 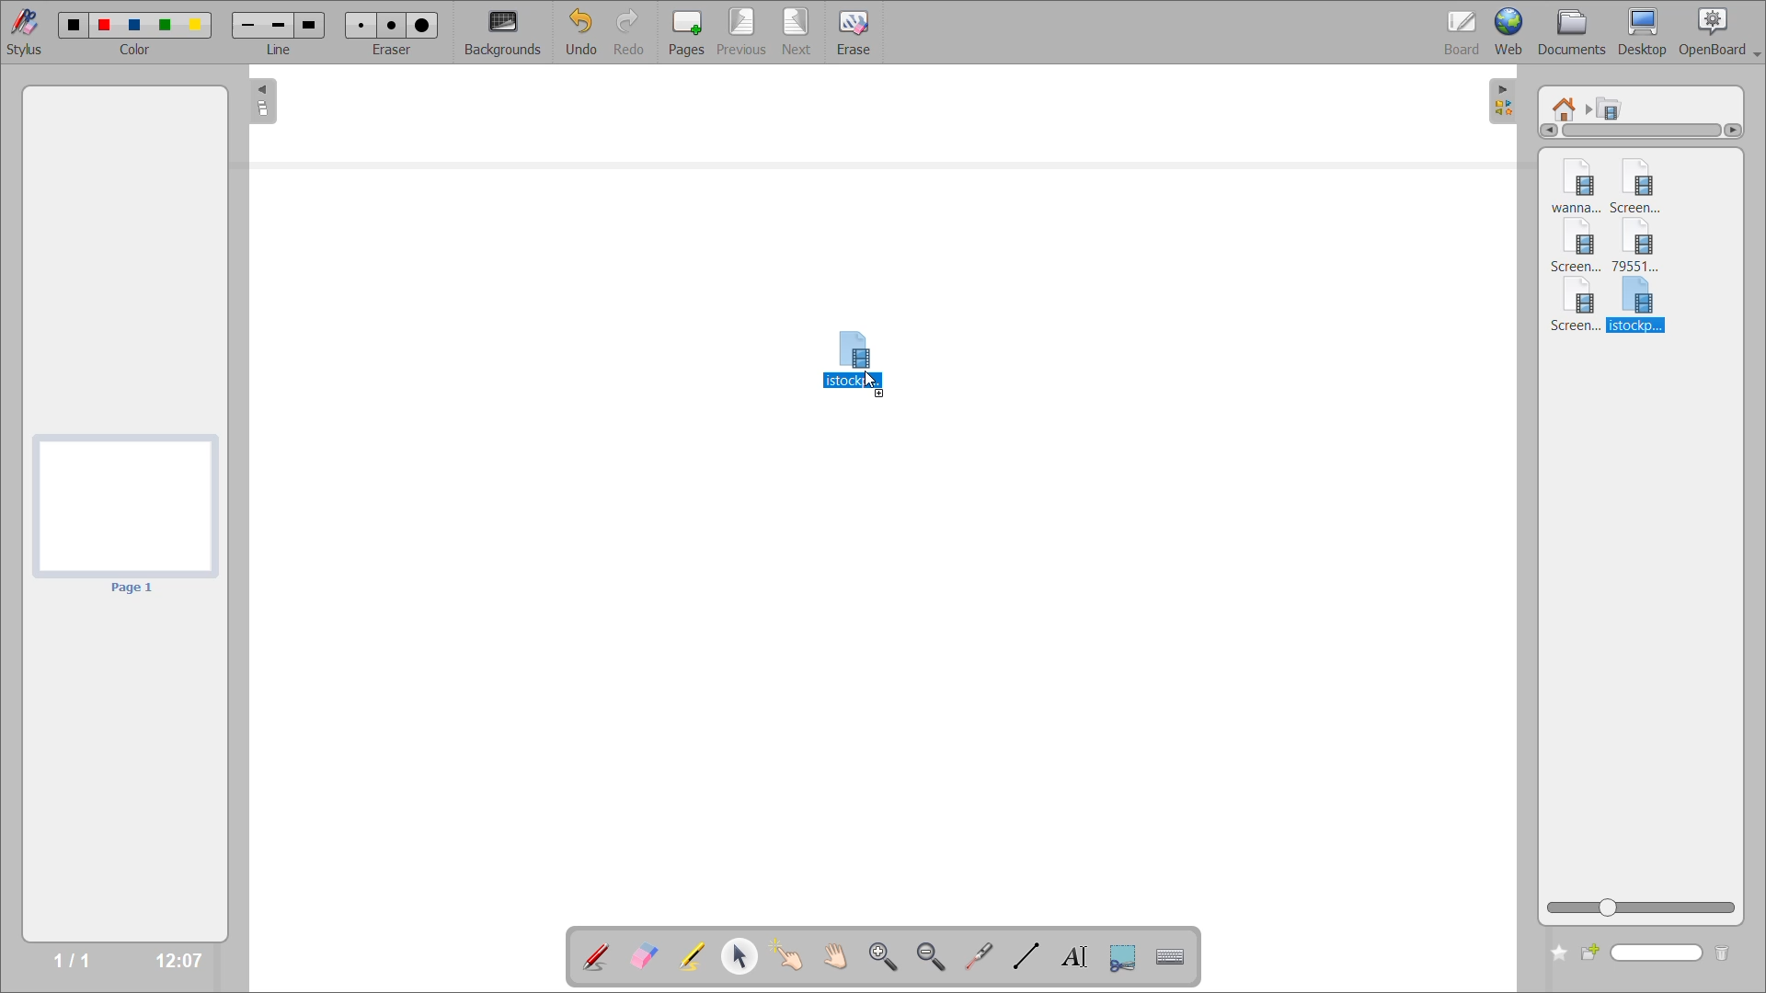 I want to click on erase, so click(x=855, y=34).